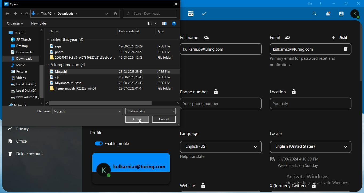  Describe the element at coordinates (314, 13) in the screenshot. I see `search` at that location.